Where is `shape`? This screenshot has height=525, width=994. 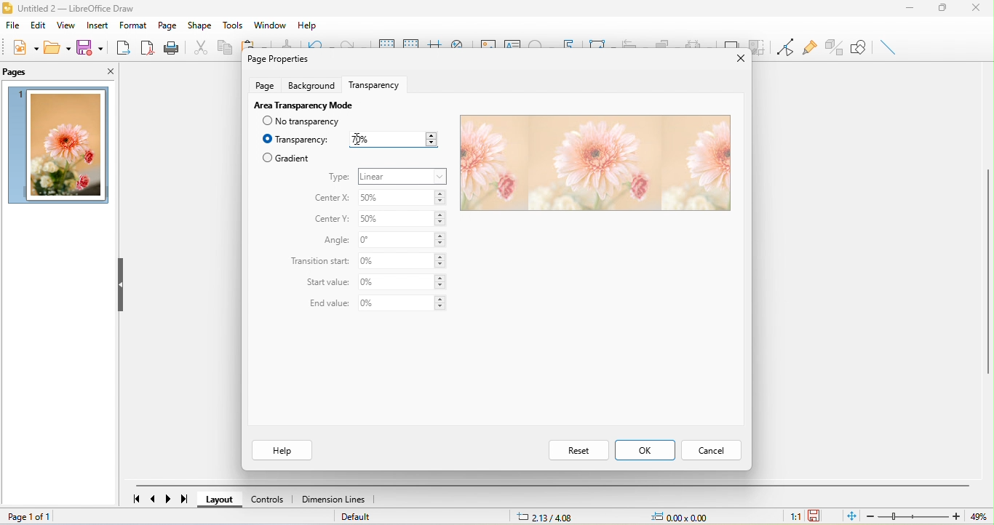
shape is located at coordinates (199, 26).